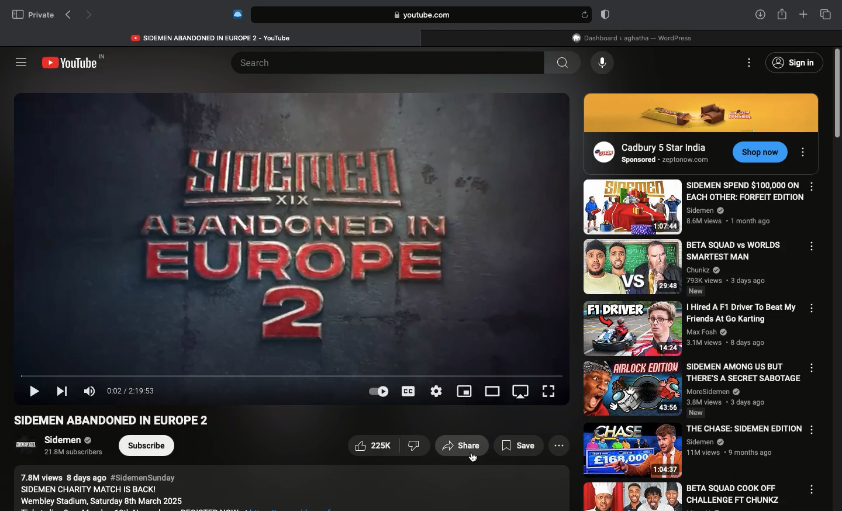 The image size is (842, 511). Describe the element at coordinates (550, 391) in the screenshot. I see `Full screen` at that location.